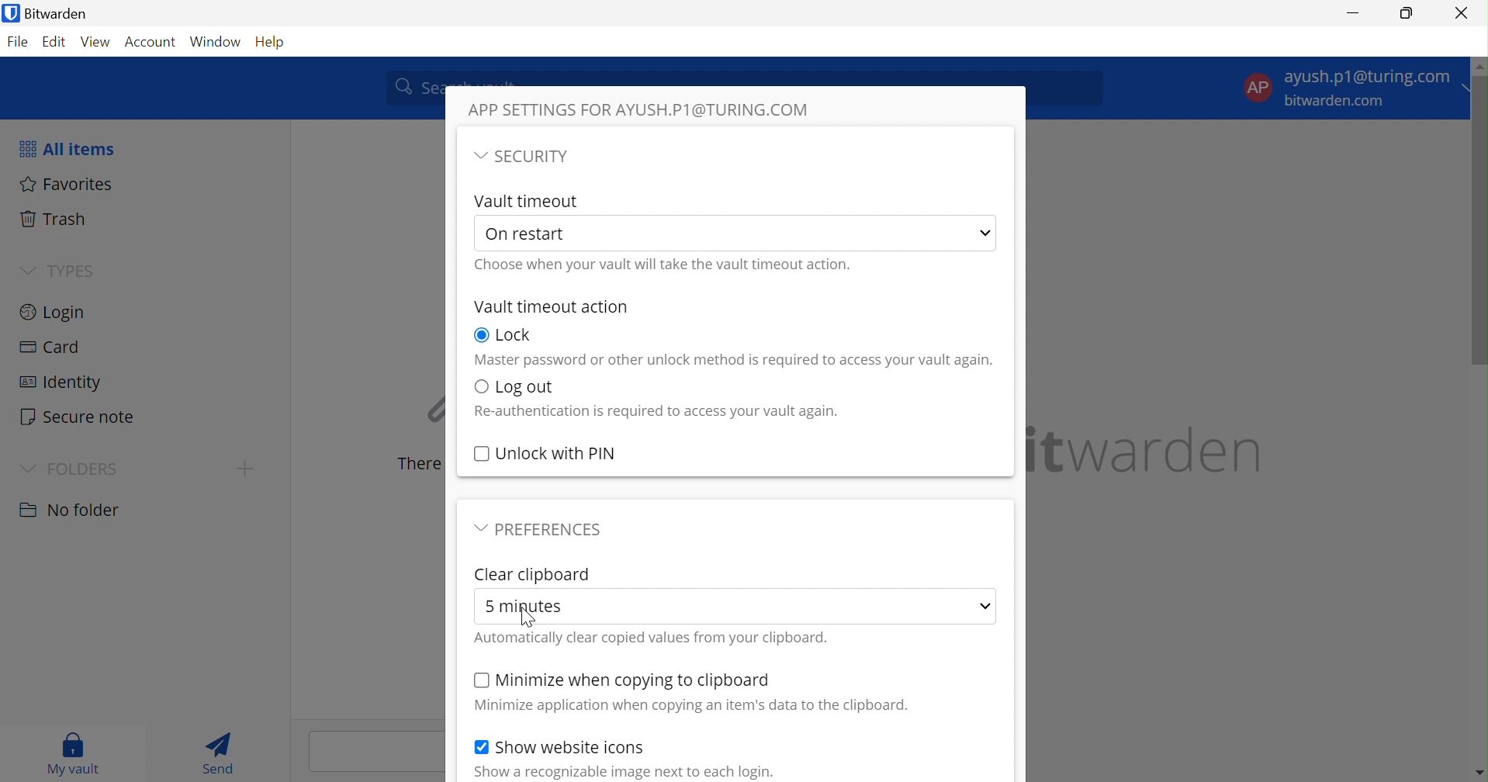  What do you see at coordinates (659, 411) in the screenshot?
I see `Re-authentication is required to access your vault again.` at bounding box center [659, 411].